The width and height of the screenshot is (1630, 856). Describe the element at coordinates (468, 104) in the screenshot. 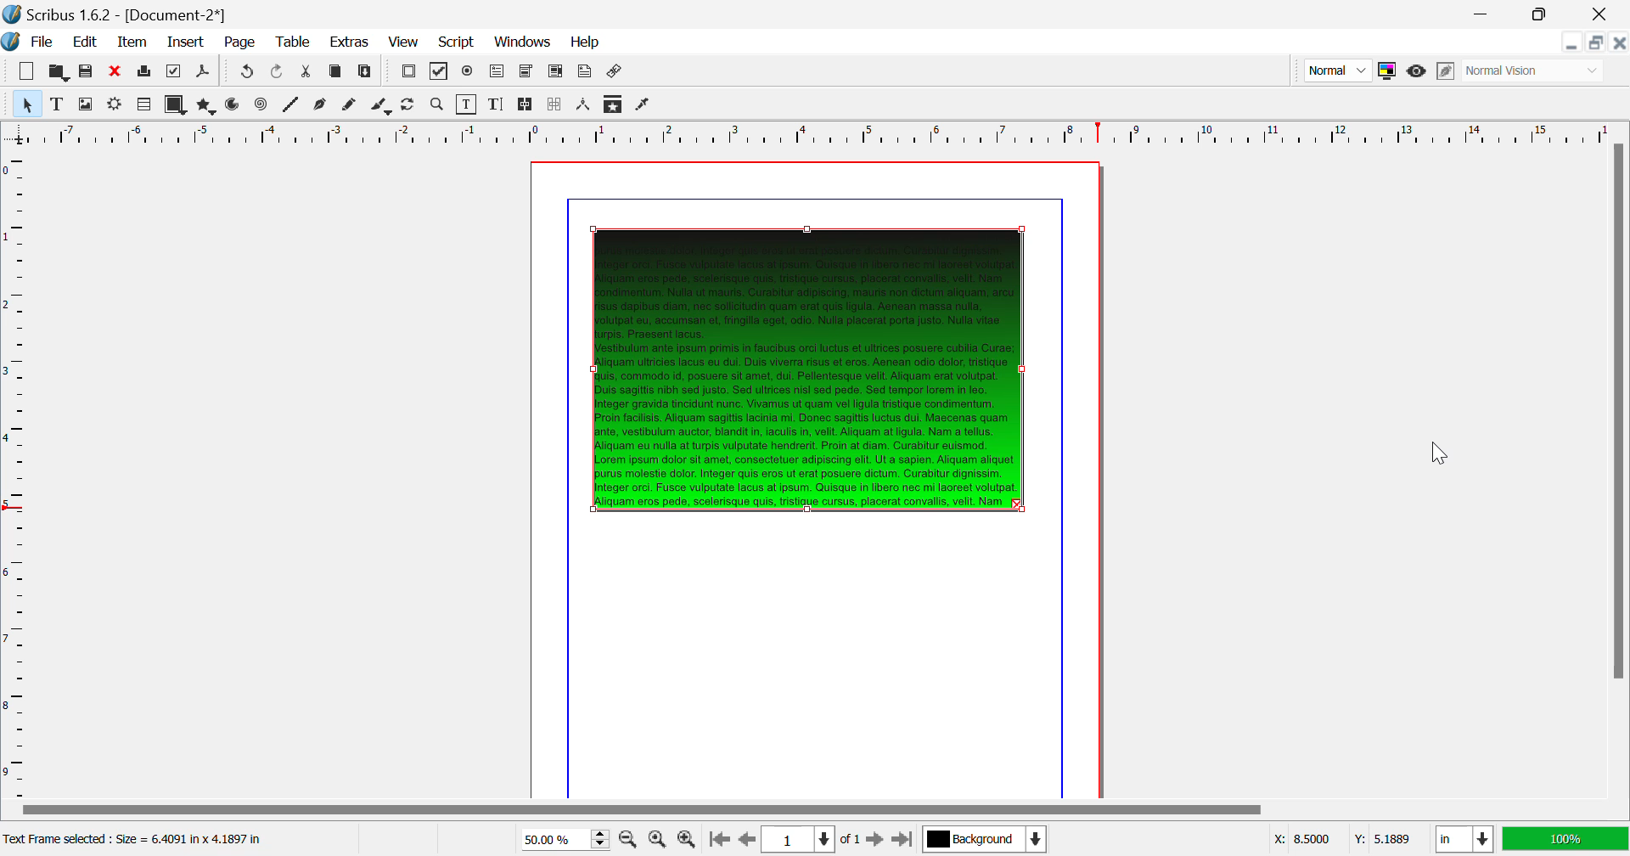

I see `Edit Contents of Frame` at that location.